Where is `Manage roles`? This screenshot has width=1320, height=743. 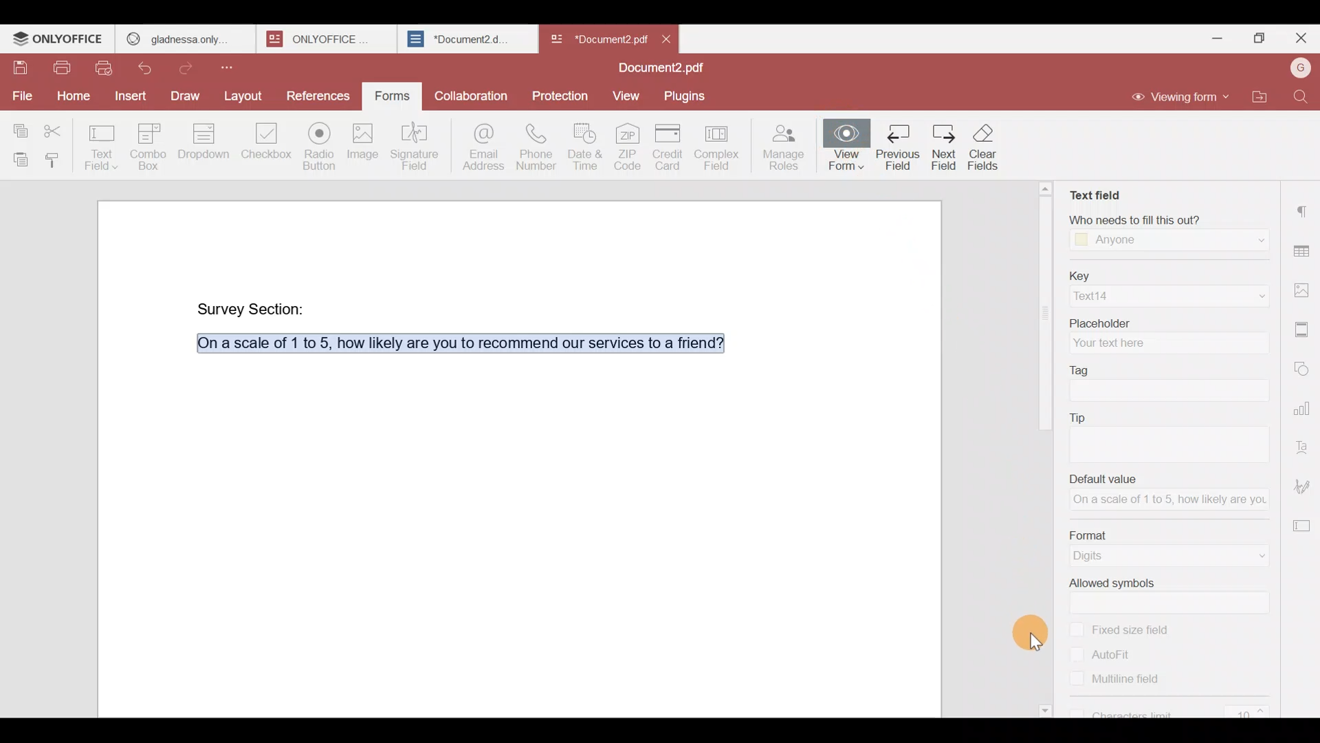 Manage roles is located at coordinates (784, 145).